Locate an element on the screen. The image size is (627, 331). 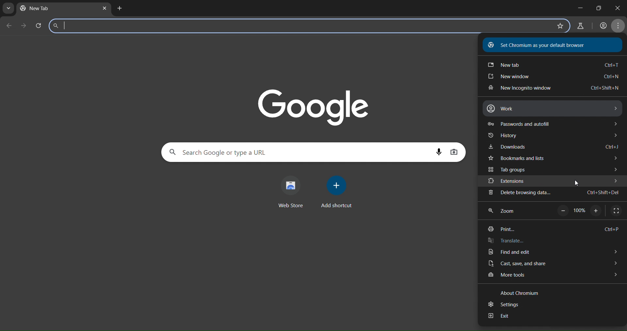
bookmarks and lists is located at coordinates (553, 157).